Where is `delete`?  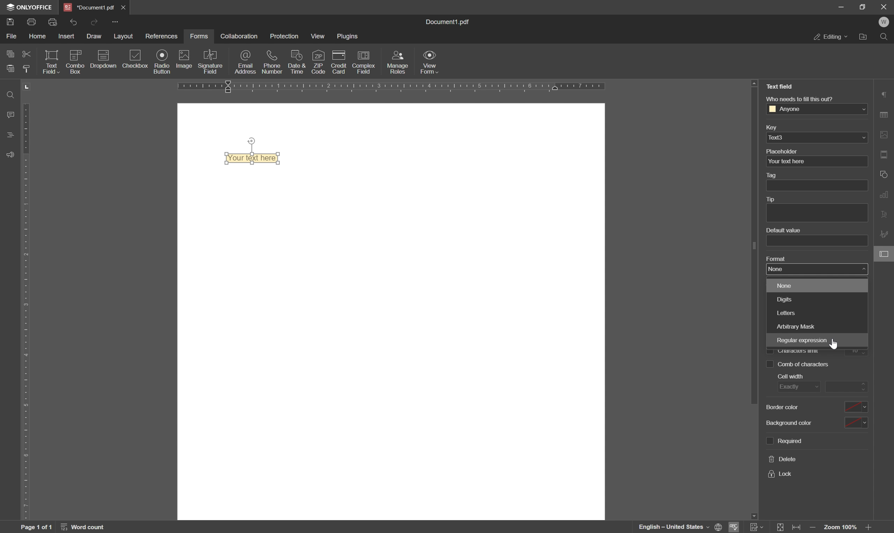 delete is located at coordinates (782, 460).